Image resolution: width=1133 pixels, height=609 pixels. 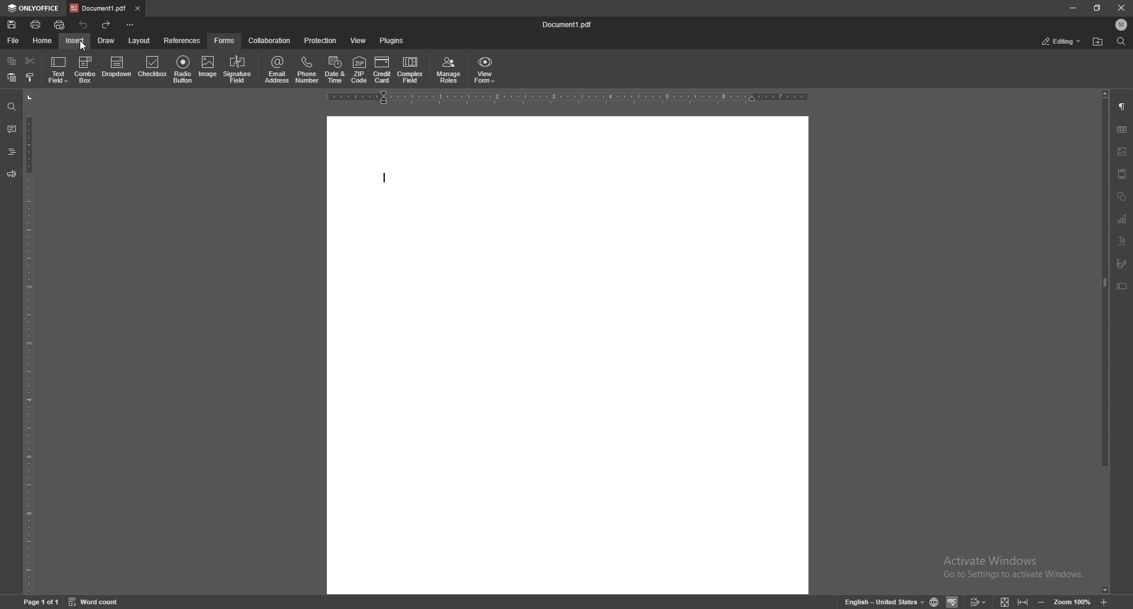 I want to click on undo, so click(x=84, y=25).